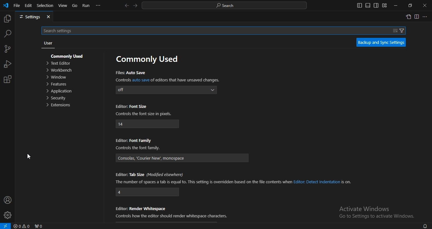  What do you see at coordinates (147, 59) in the screenshot?
I see `Commonly Used` at bounding box center [147, 59].